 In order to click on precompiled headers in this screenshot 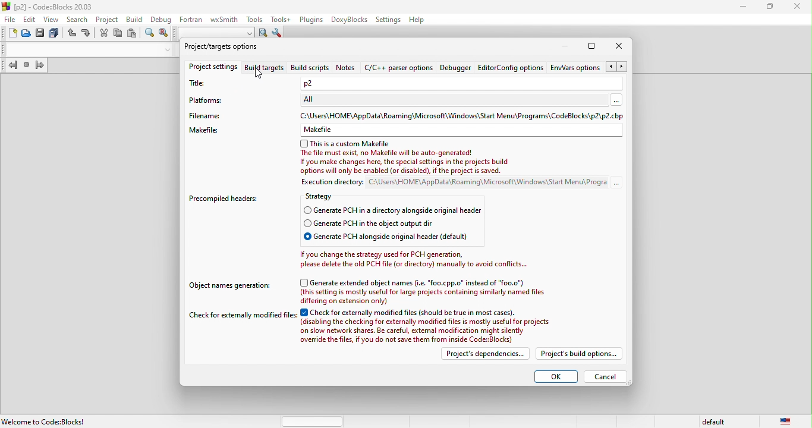, I will do `click(229, 200)`.